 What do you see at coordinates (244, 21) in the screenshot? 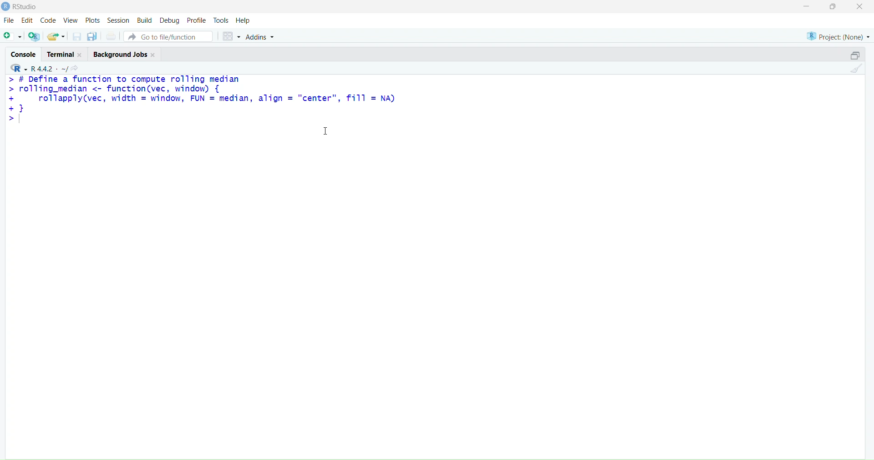
I see `help` at bounding box center [244, 21].